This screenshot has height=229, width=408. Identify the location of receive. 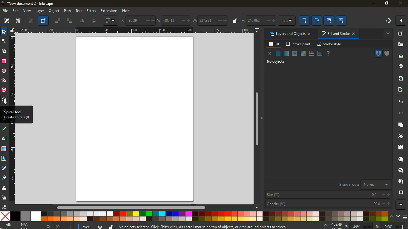
(400, 79).